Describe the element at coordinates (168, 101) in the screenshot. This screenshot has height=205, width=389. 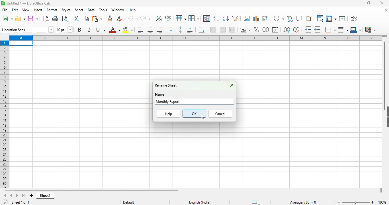
I see `Monthly Report` at that location.